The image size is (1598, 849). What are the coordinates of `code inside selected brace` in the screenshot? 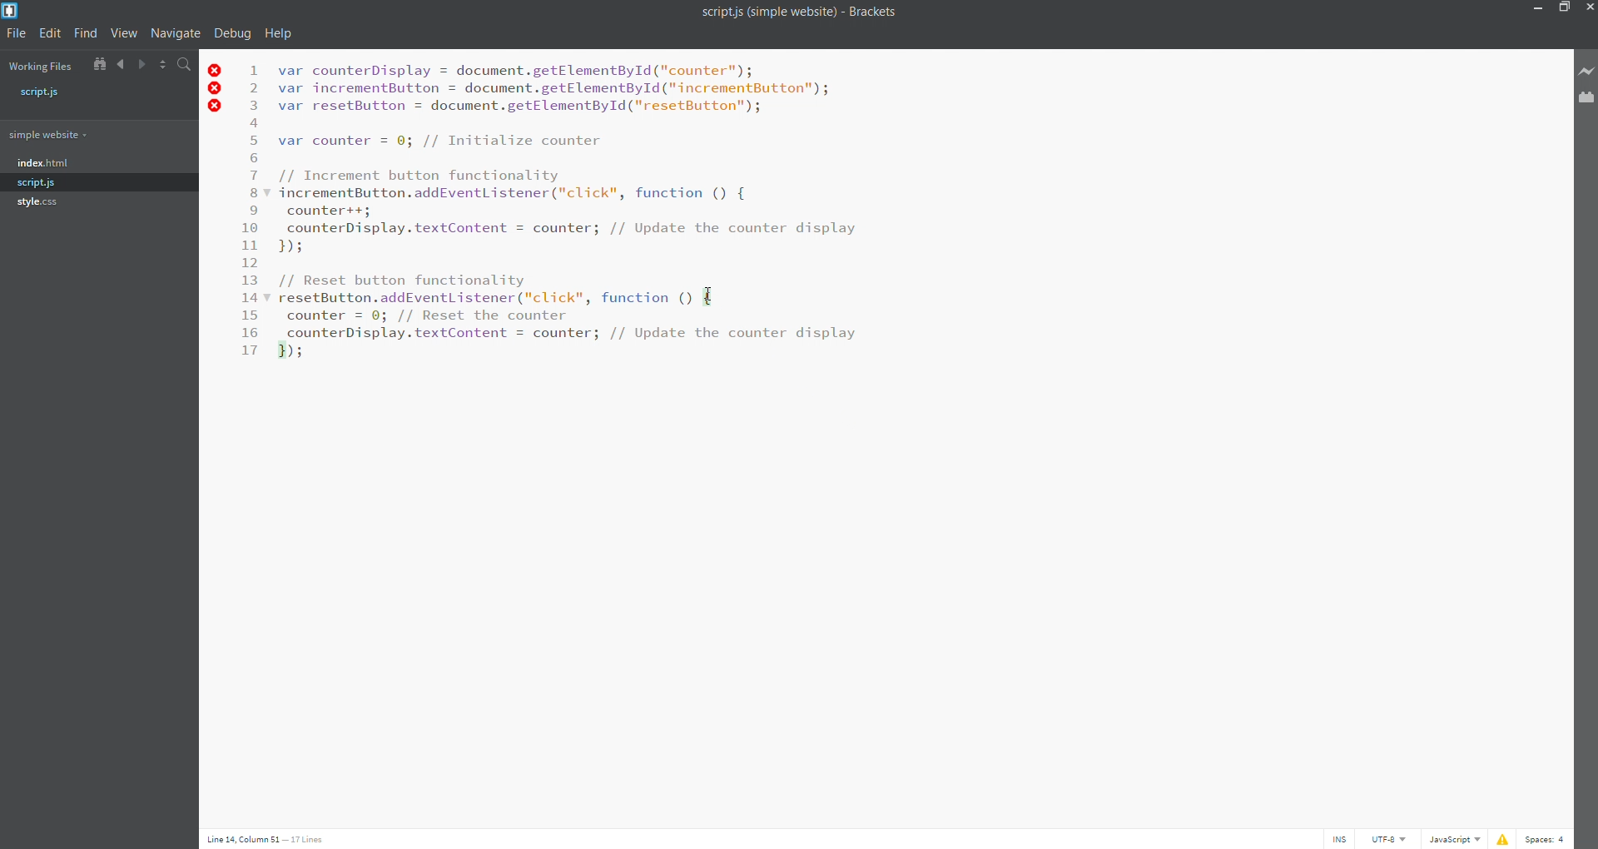 It's located at (578, 335).